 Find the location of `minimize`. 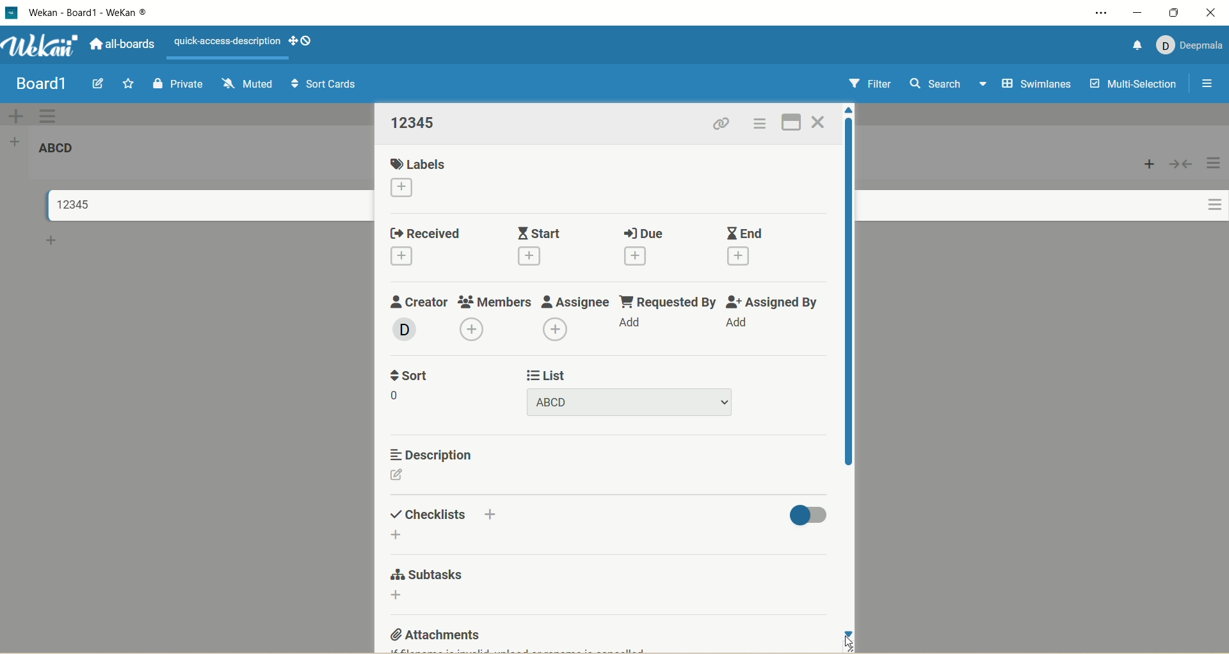

minimize is located at coordinates (1136, 13).